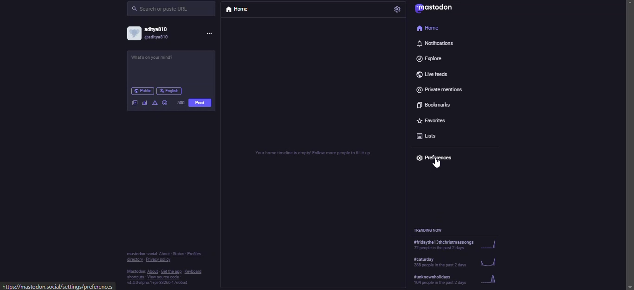 The height and width of the screenshot is (290, 634). What do you see at coordinates (169, 91) in the screenshot?
I see `english` at bounding box center [169, 91].